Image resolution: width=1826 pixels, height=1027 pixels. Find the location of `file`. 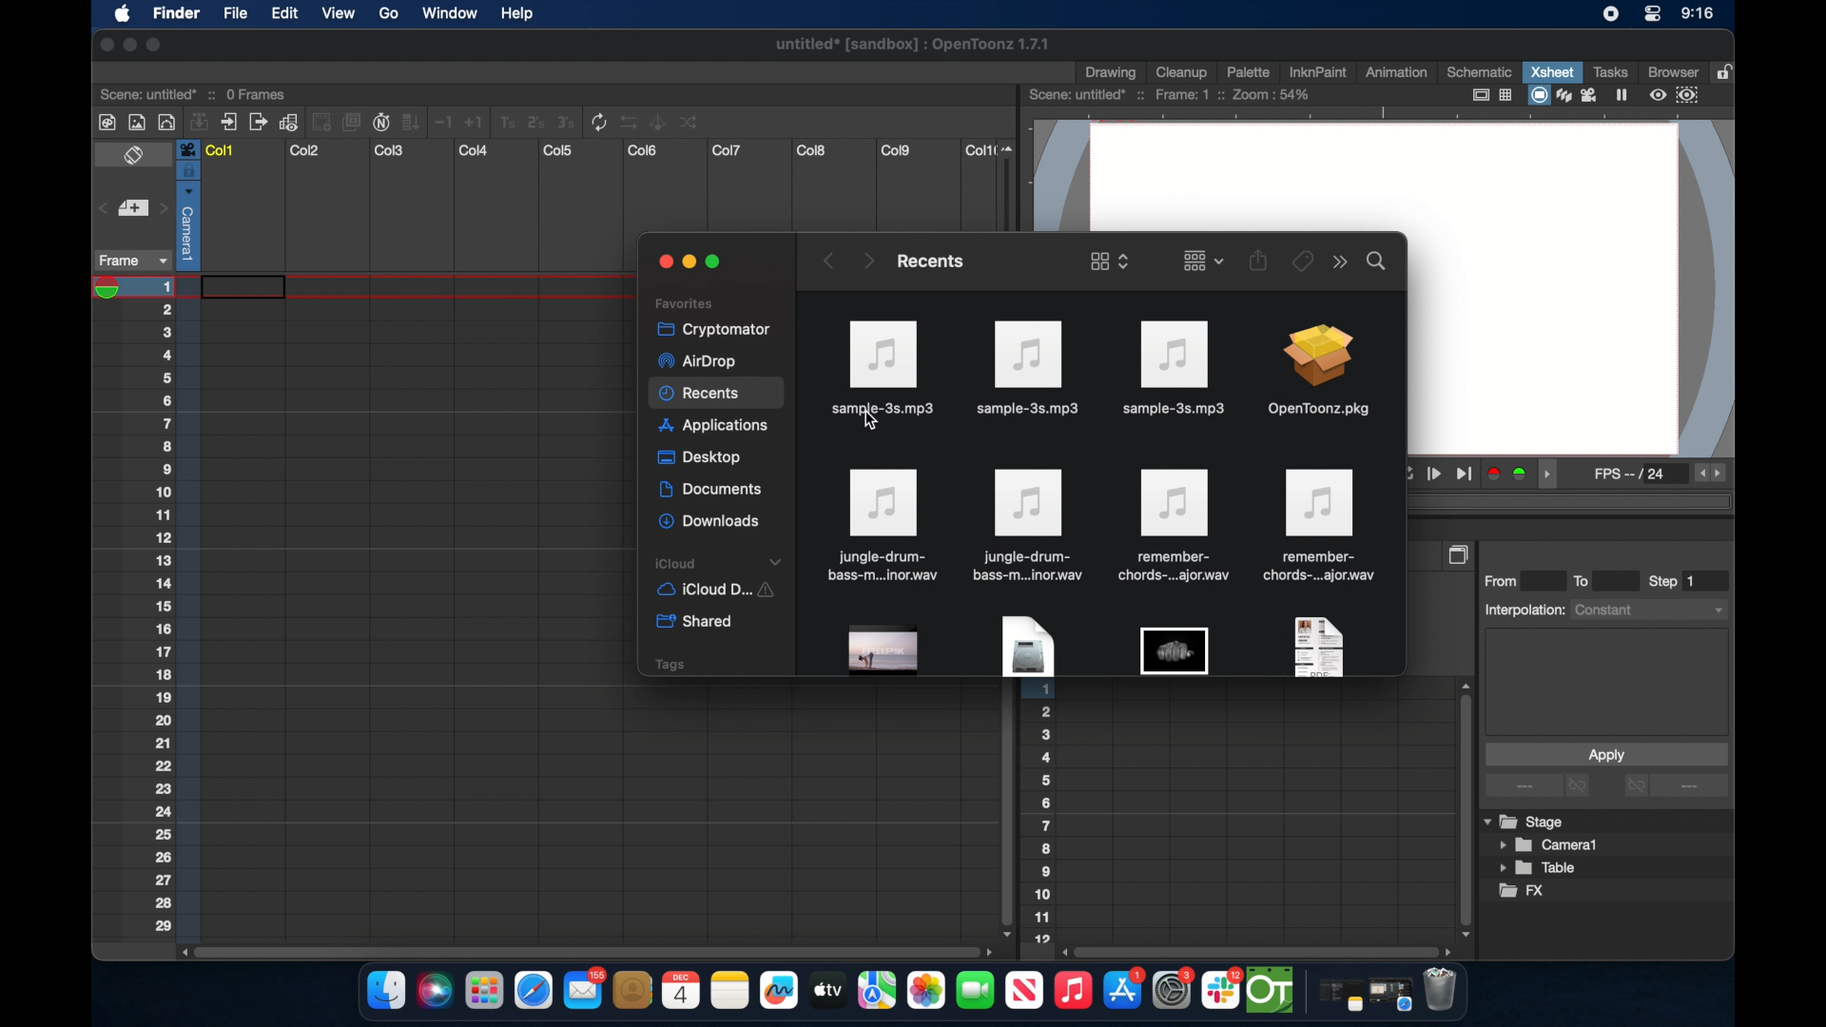

file is located at coordinates (234, 15).